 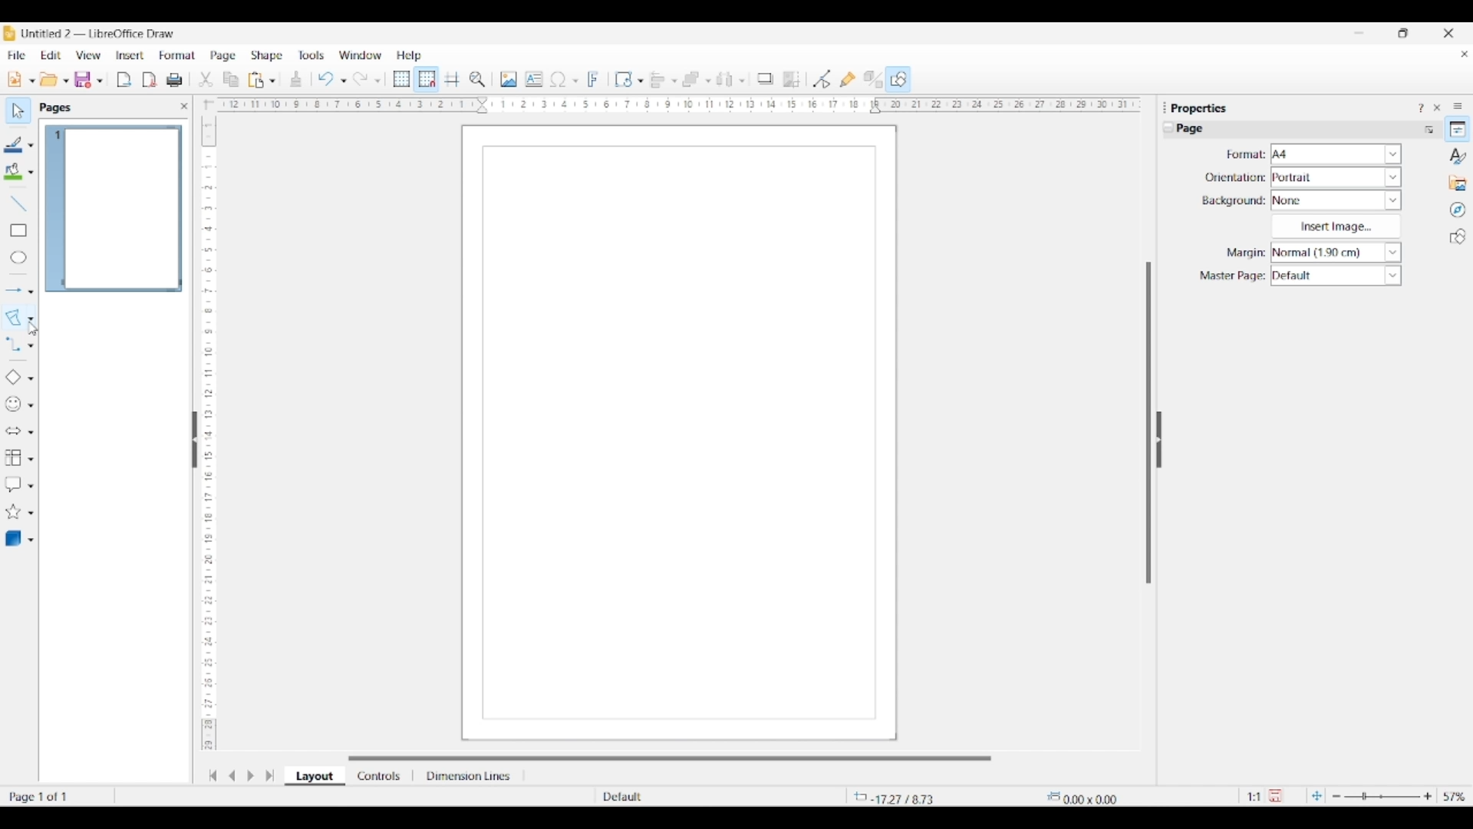 I want to click on Collapse page settings, so click(x=1168, y=127).